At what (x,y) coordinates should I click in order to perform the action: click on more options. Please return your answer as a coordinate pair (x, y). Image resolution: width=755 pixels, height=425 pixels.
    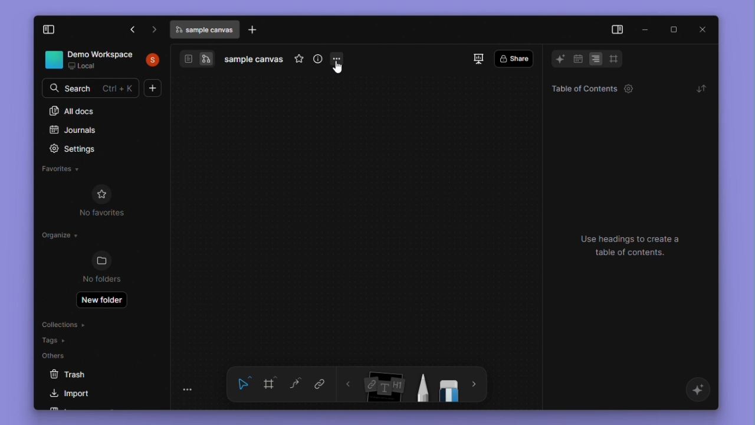
    Looking at the image, I should click on (191, 391).